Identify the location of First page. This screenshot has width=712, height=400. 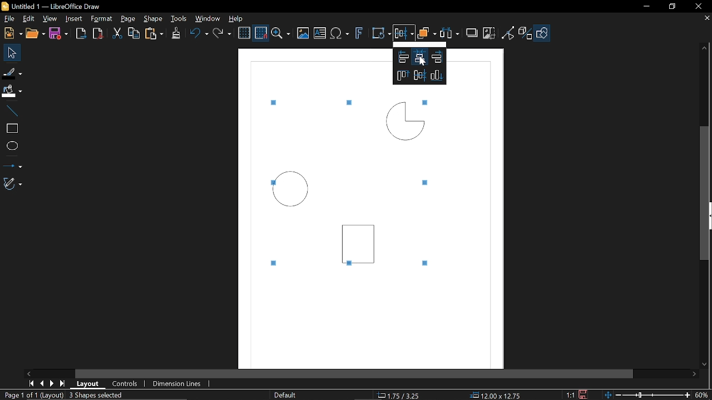
(31, 384).